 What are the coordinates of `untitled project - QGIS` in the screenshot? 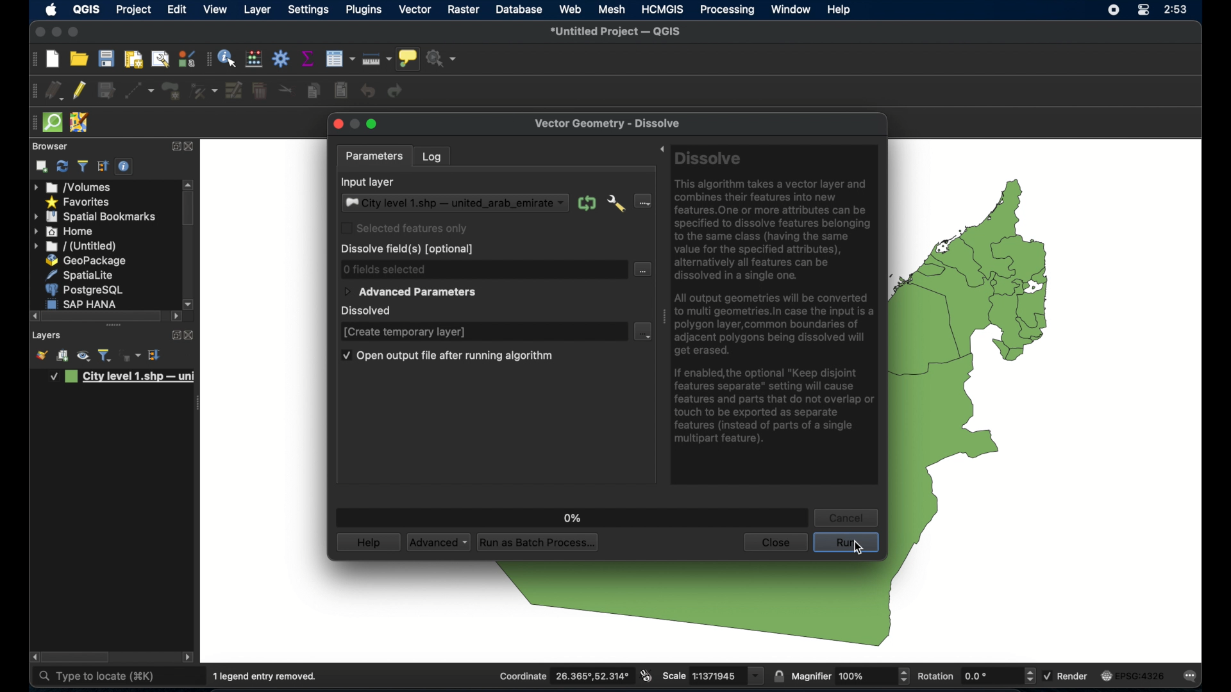 It's located at (619, 32).